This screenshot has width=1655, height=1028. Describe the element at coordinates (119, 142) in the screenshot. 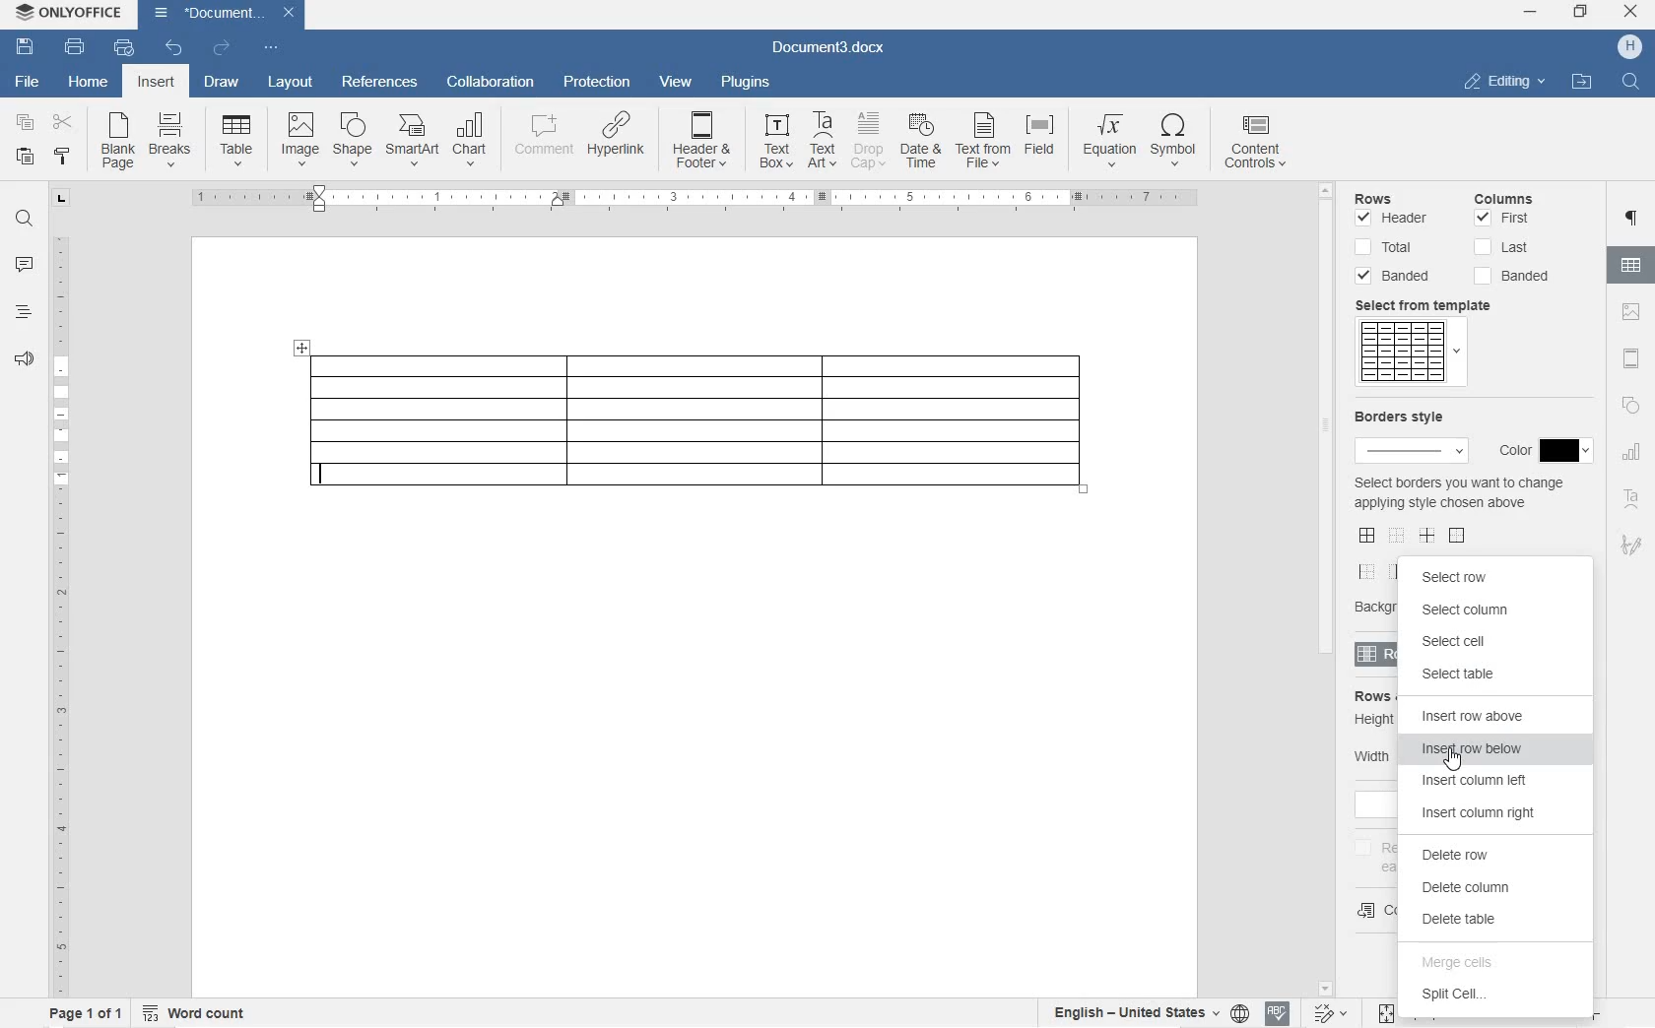

I see `BLANK PAGE` at that location.